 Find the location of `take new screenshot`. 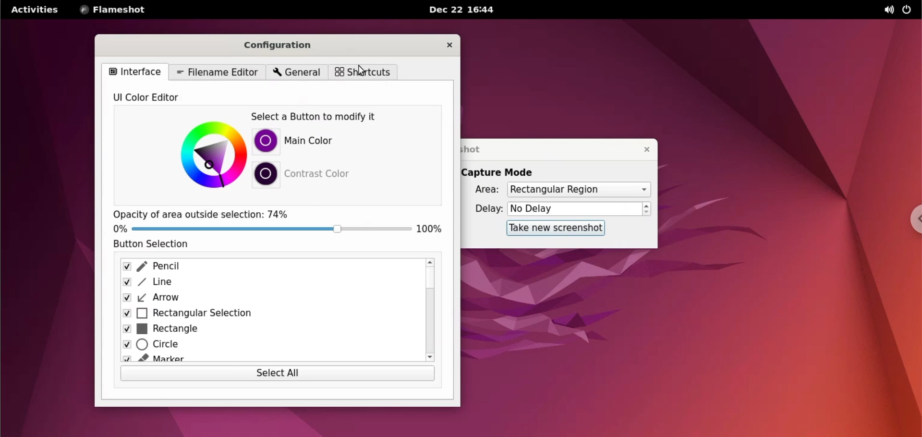

take new screenshot is located at coordinates (557, 228).